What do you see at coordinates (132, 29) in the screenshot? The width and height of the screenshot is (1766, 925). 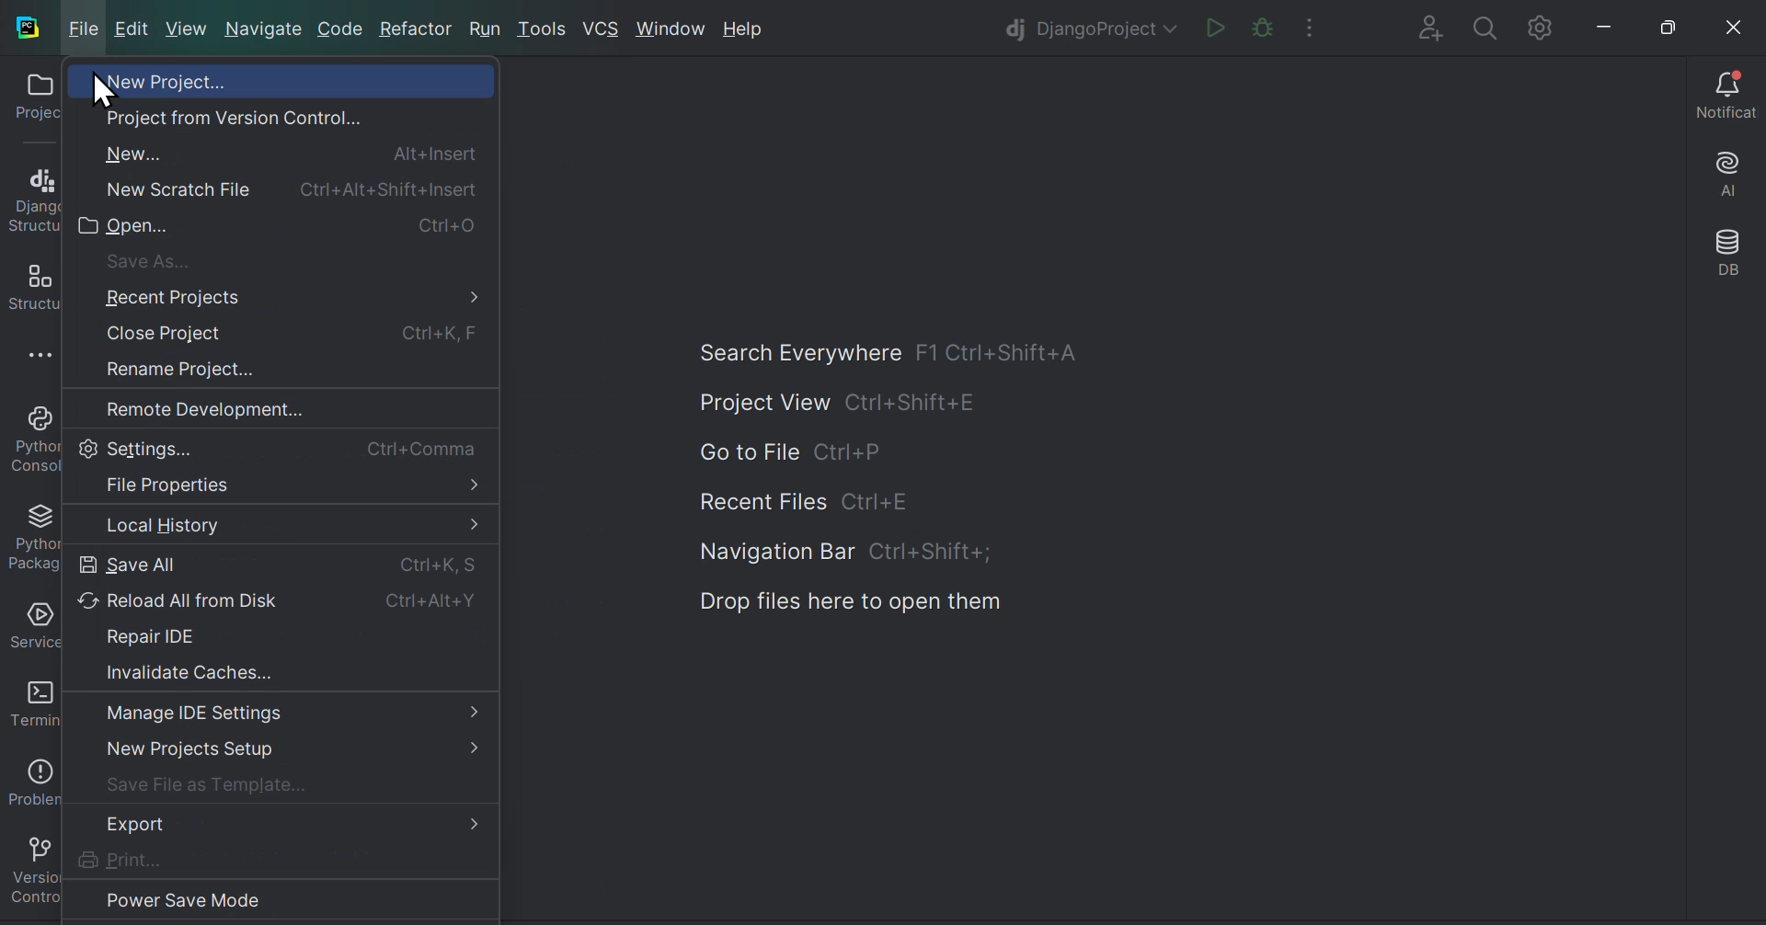 I see `Edit` at bounding box center [132, 29].